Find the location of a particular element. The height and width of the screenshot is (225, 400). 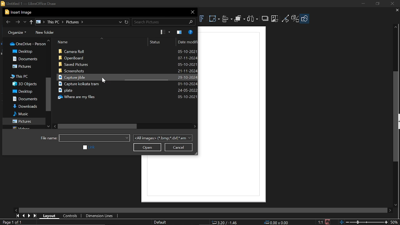

Move up is located at coordinates (396, 28).